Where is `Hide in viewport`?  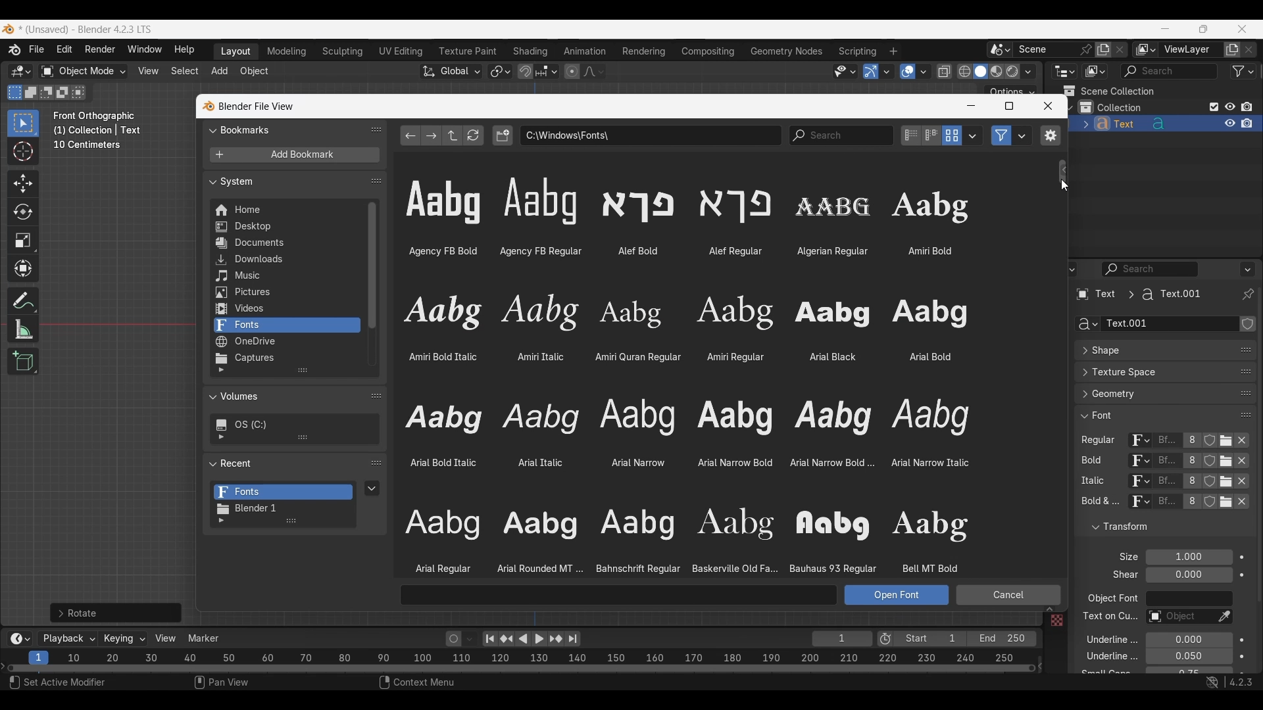
Hide in viewport is located at coordinates (1229, 106).